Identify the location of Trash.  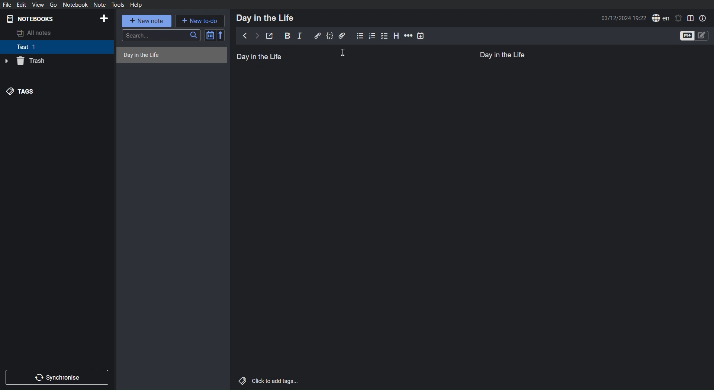
(25, 61).